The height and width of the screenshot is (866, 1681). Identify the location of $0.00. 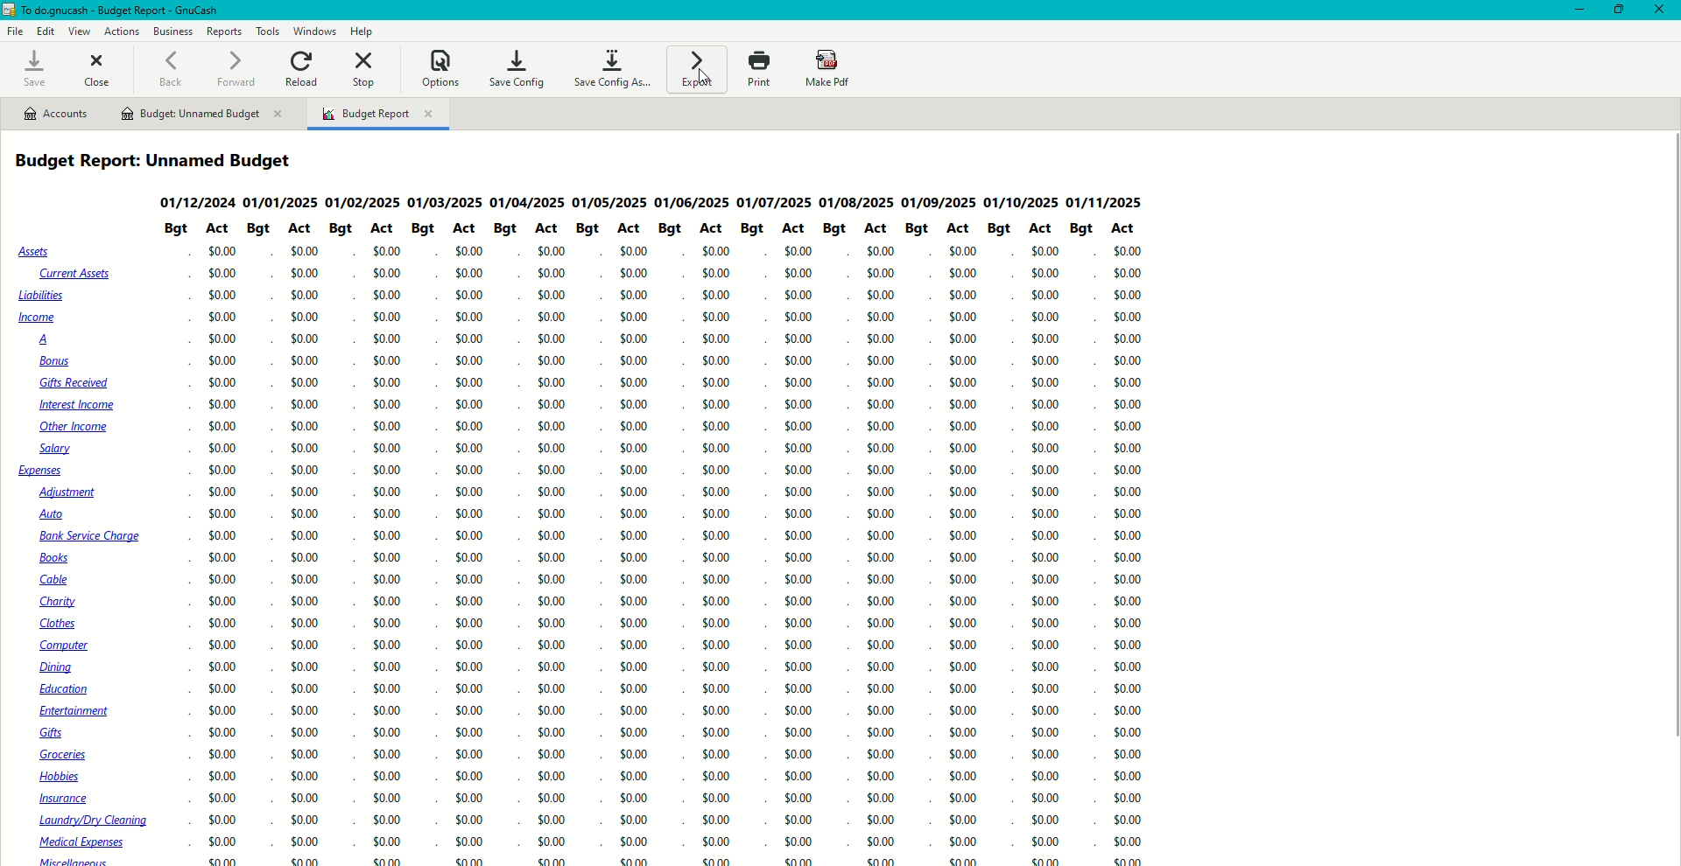
(638, 556).